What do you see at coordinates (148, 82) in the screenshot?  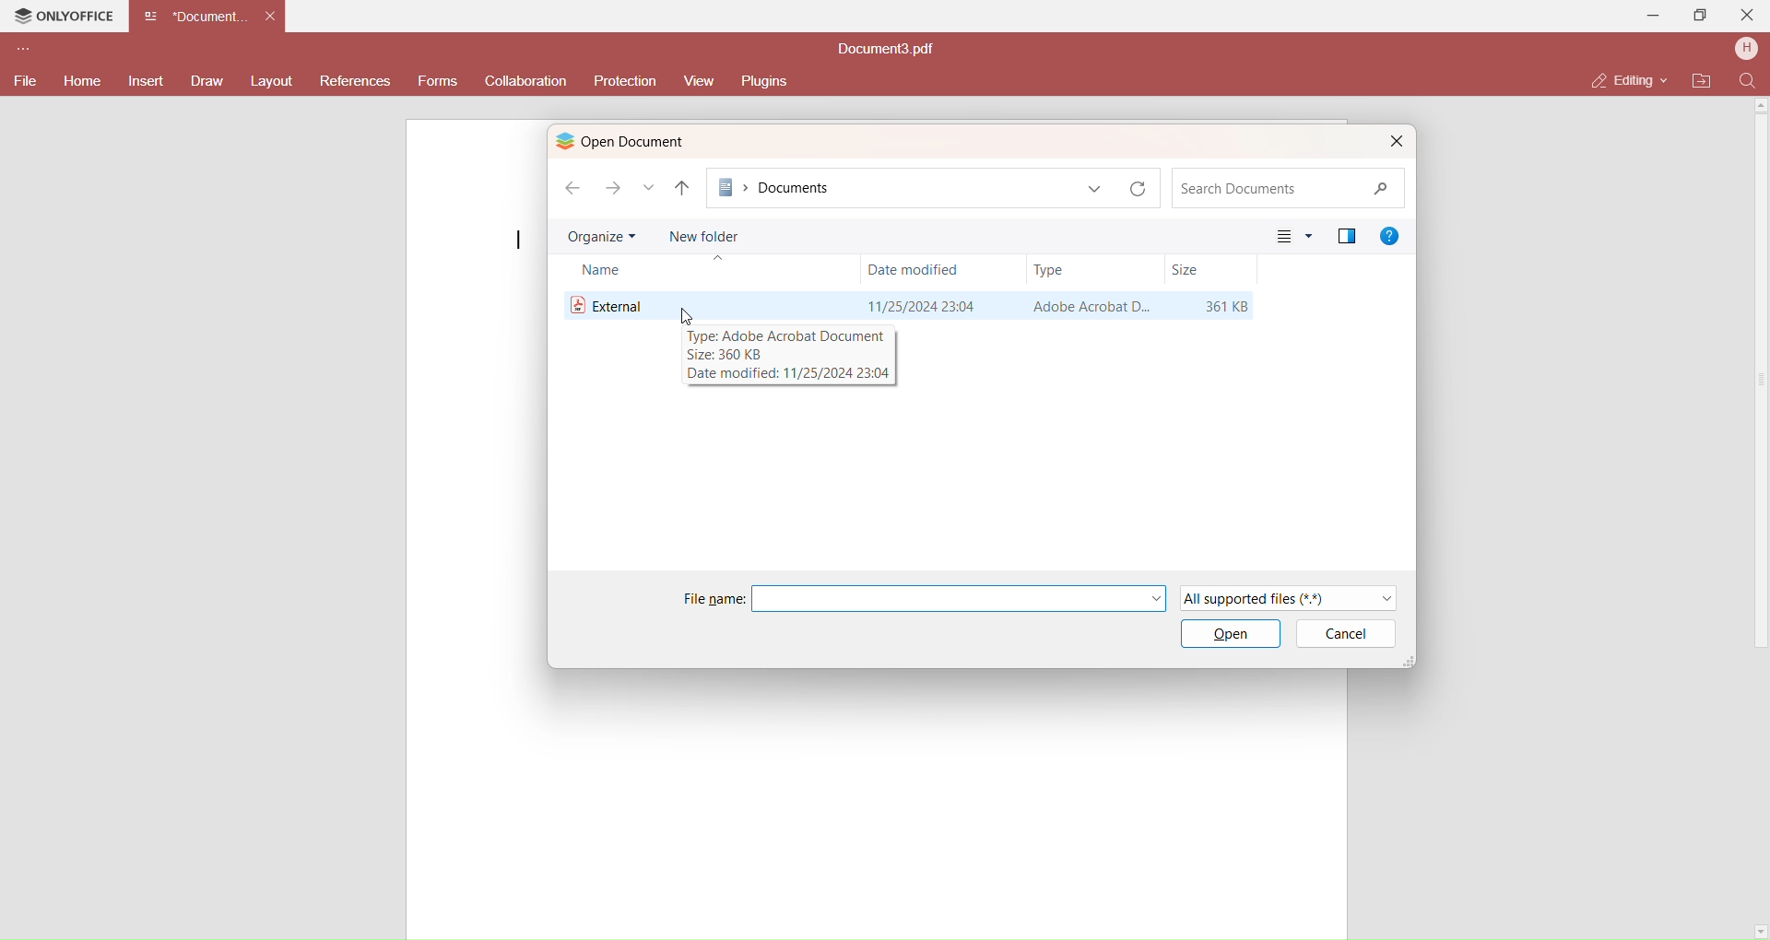 I see `Insert` at bounding box center [148, 82].